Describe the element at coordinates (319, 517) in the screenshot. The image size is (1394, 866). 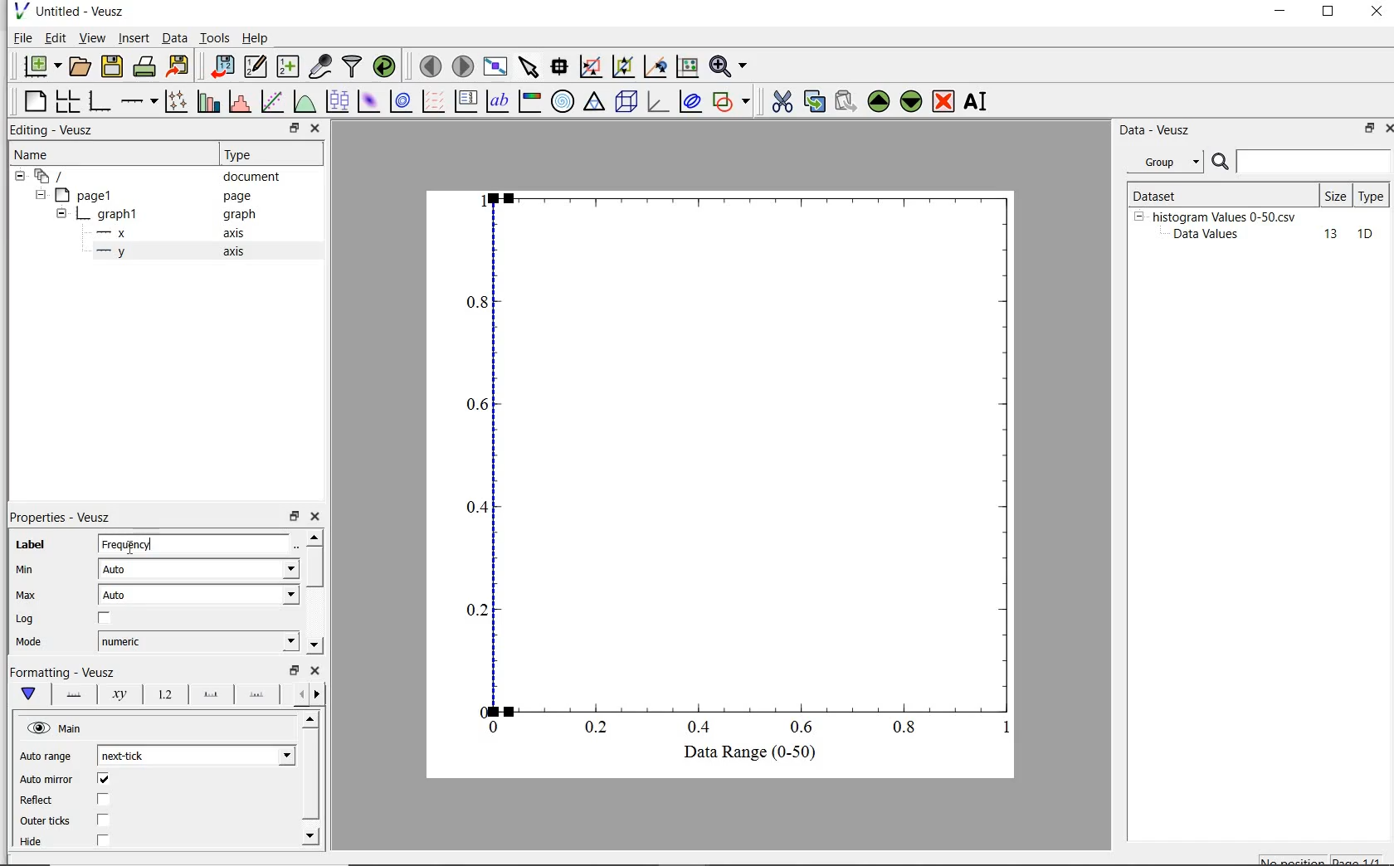
I see `close` at that location.